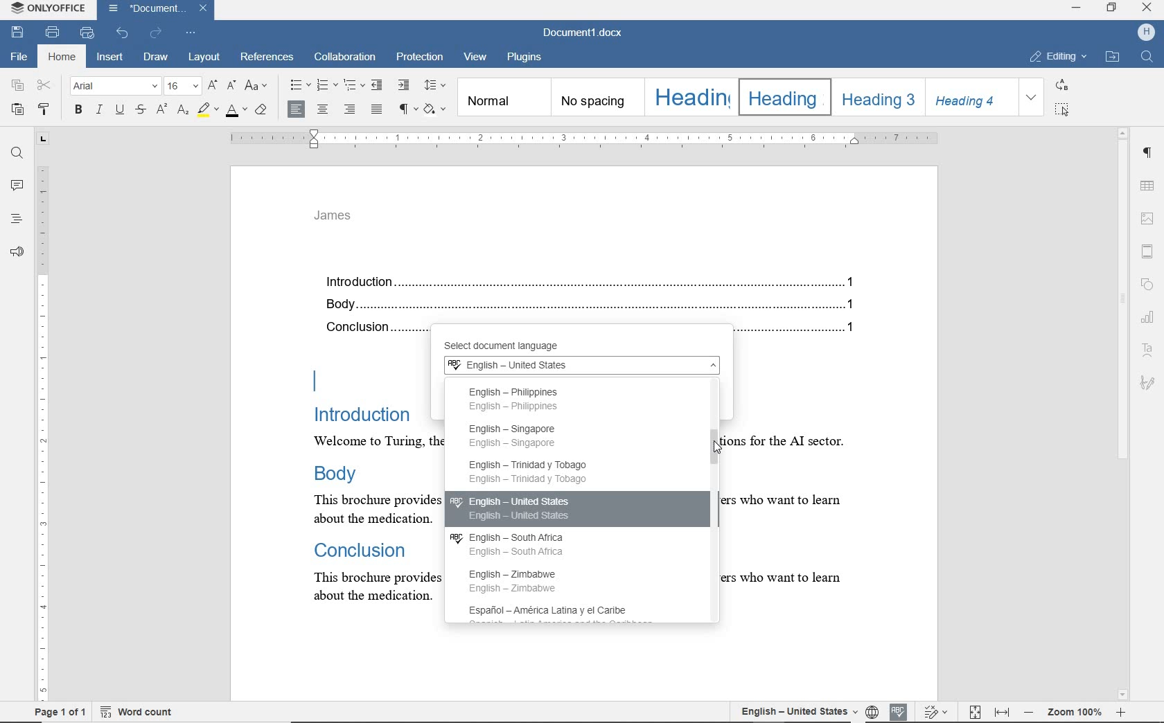 The image size is (1164, 723). I want to click on 1, so click(850, 331).